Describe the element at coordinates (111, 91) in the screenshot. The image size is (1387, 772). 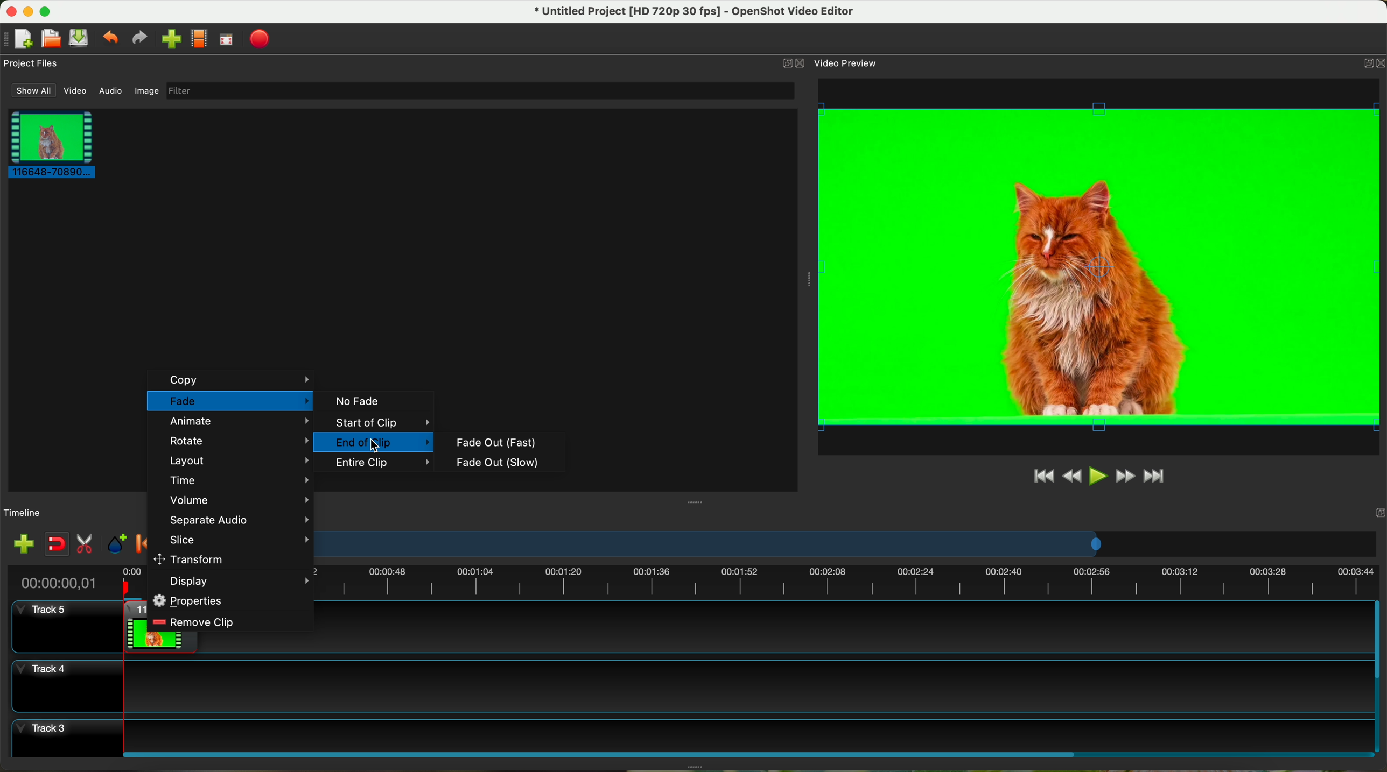
I see `audio` at that location.